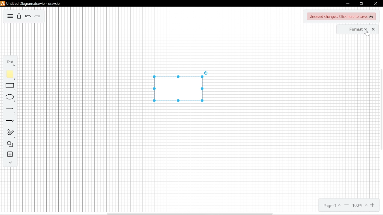 The image size is (383, 215). What do you see at coordinates (376, 3) in the screenshot?
I see `close` at bounding box center [376, 3].